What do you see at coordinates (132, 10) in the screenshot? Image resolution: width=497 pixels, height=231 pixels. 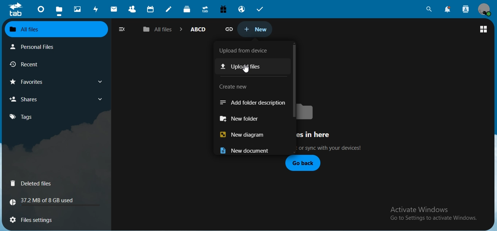 I see `contacts` at bounding box center [132, 10].